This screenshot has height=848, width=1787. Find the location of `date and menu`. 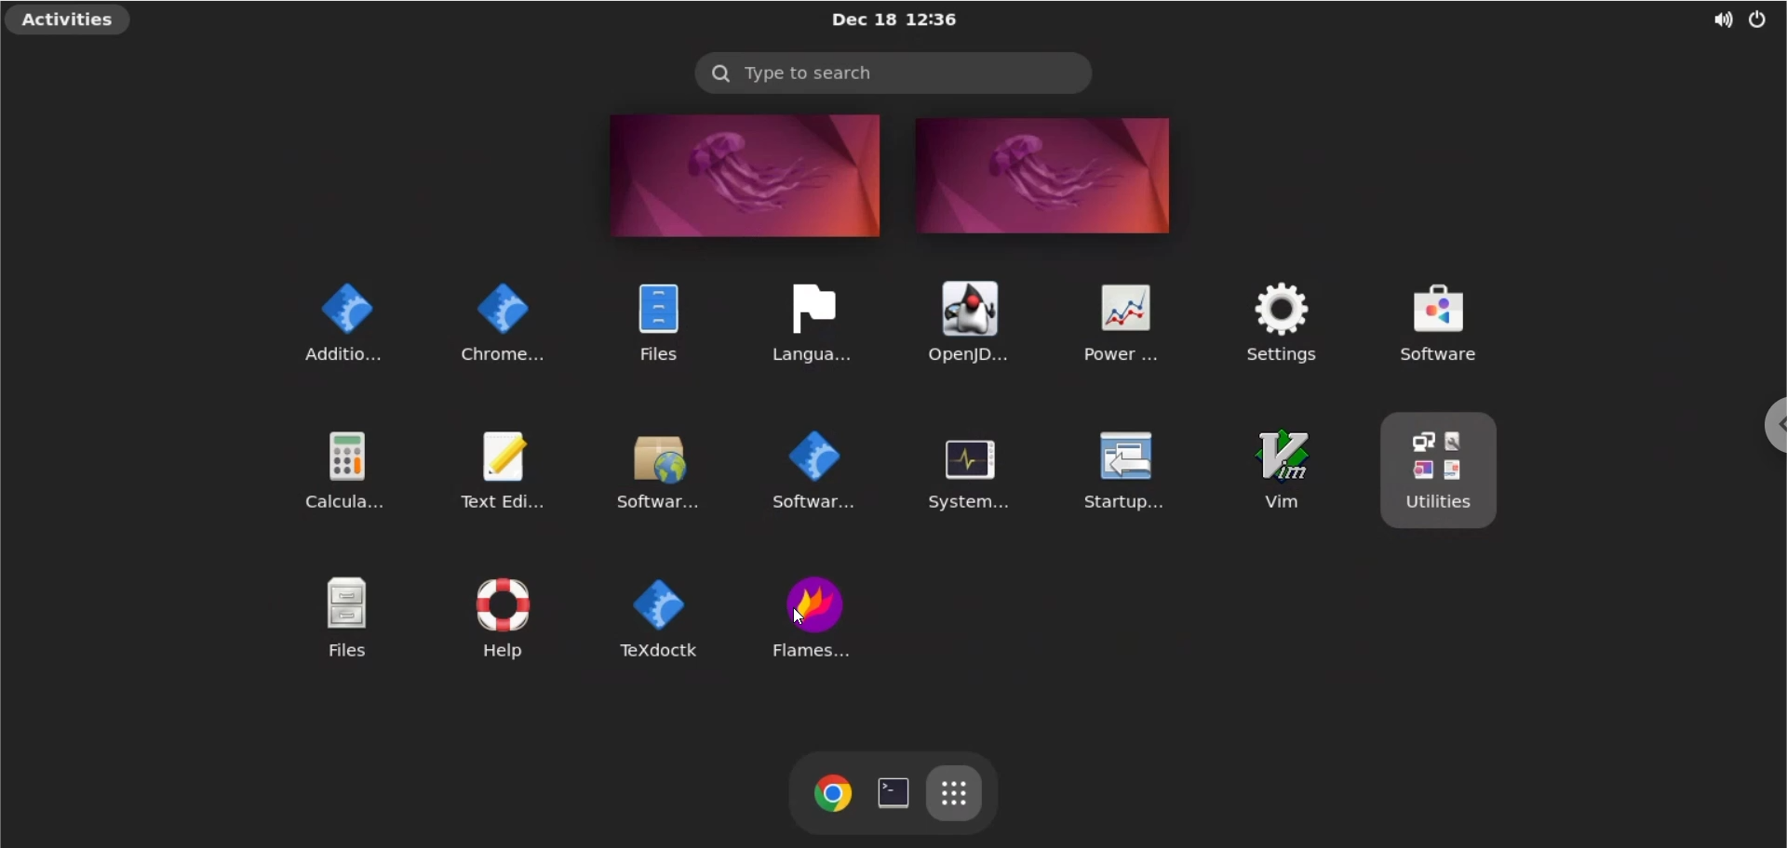

date and menu is located at coordinates (893, 20).